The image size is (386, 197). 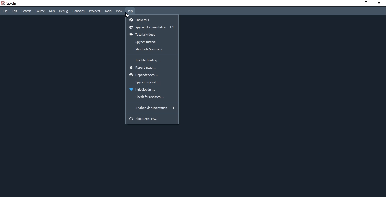 What do you see at coordinates (109, 11) in the screenshot?
I see `Tools` at bounding box center [109, 11].